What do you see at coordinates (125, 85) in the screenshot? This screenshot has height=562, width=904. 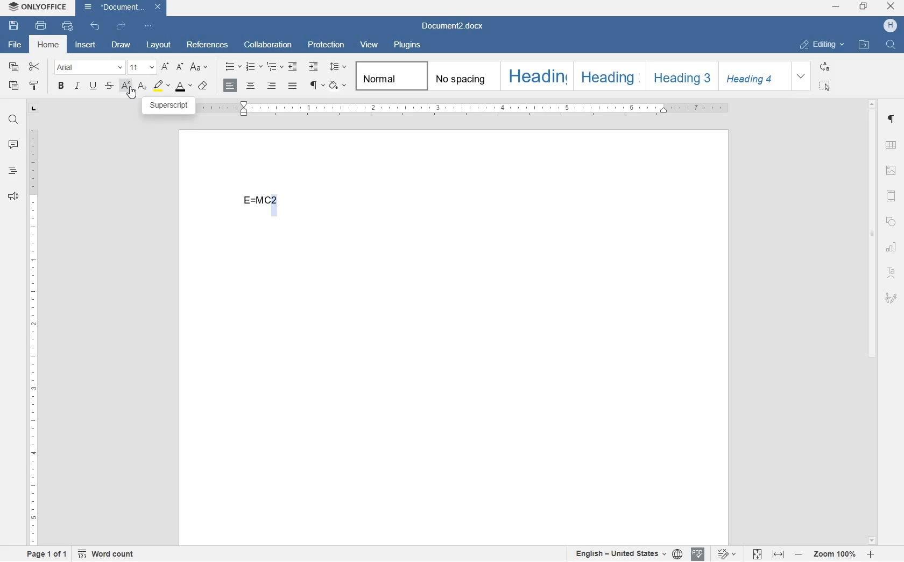 I see `superscript` at bounding box center [125, 85].